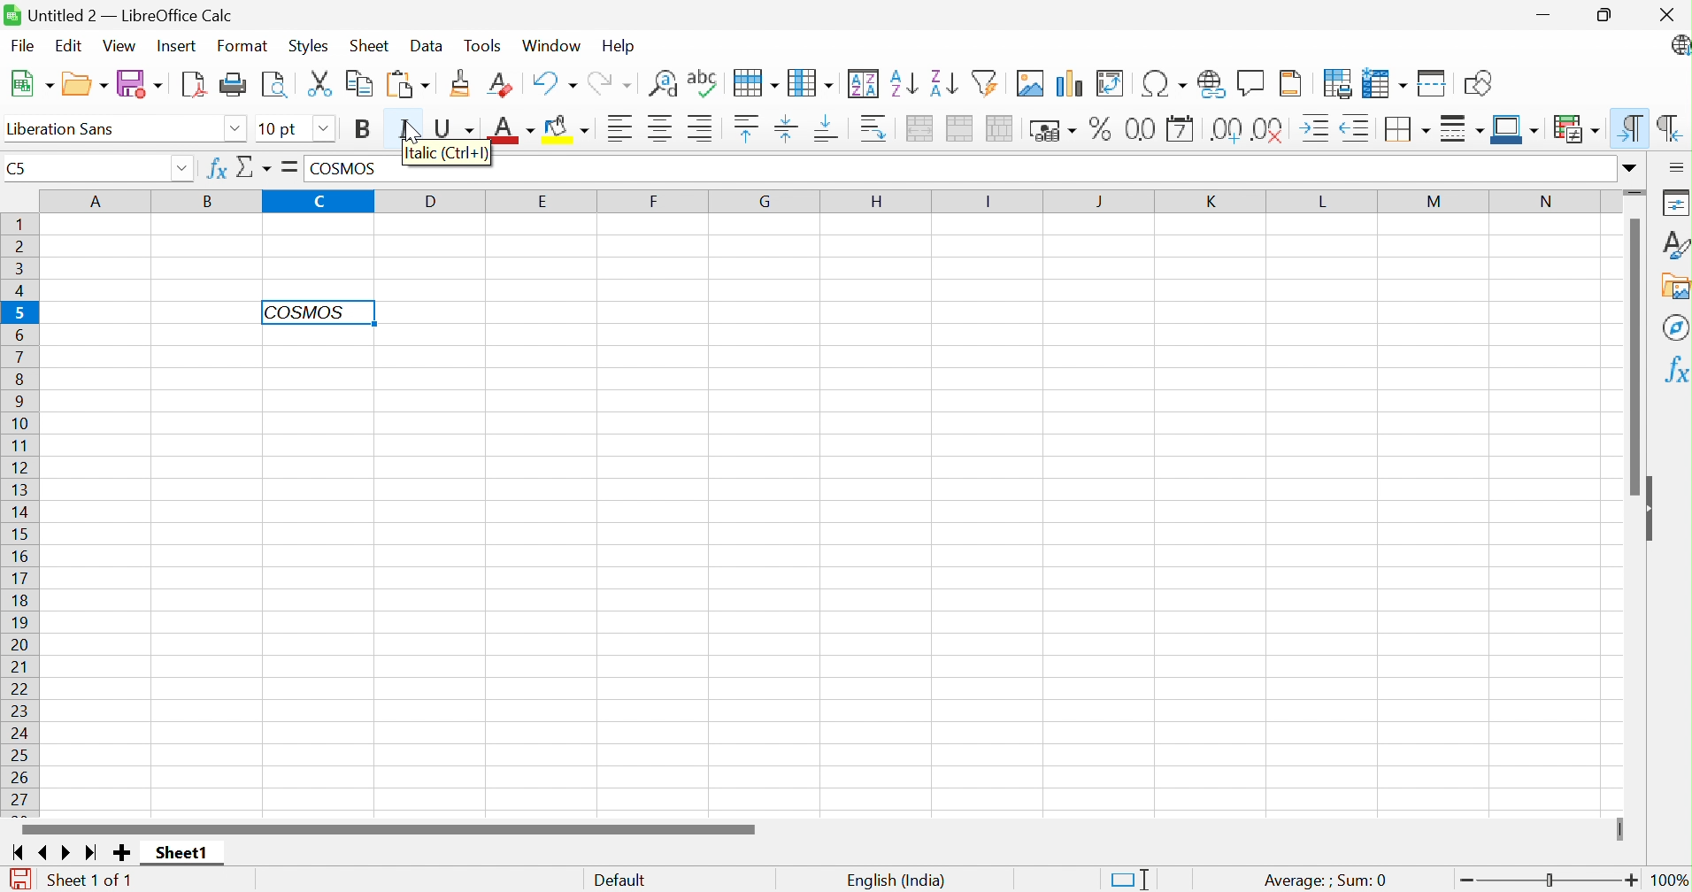 This screenshot has width=1692, height=892. I want to click on Minimize, so click(1549, 17).